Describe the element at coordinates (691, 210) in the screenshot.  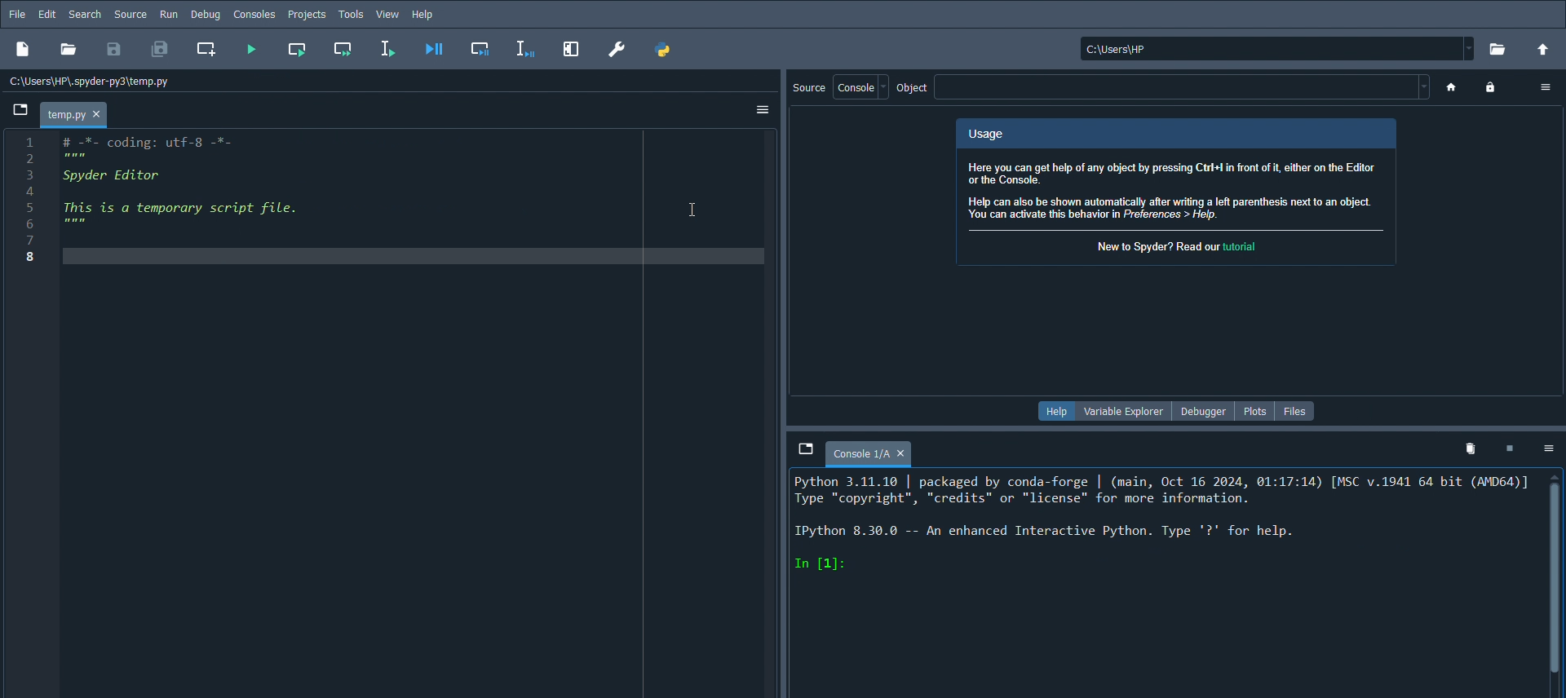
I see `Cursor` at that location.